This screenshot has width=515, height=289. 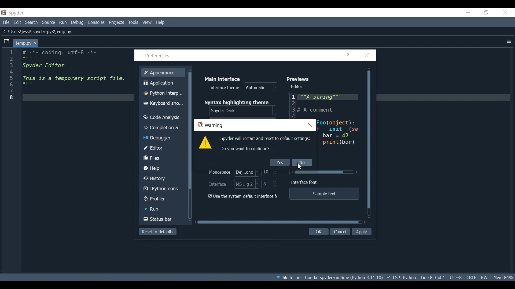 I want to click on Cursor Position, so click(x=433, y=277).